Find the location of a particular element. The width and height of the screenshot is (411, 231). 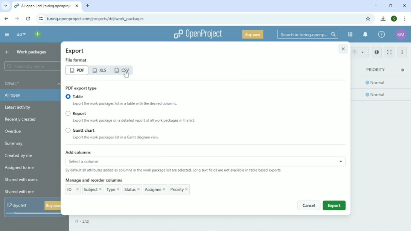

Bookmark this tab is located at coordinates (369, 18).